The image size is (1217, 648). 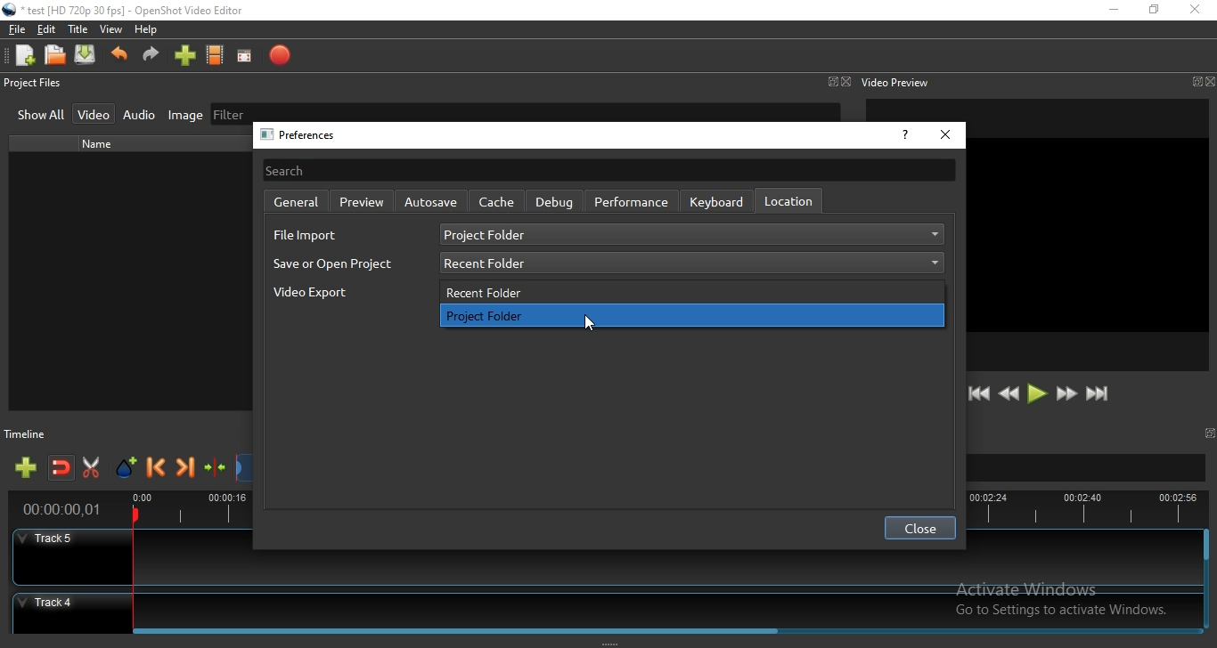 I want to click on Enable razor, so click(x=94, y=468).